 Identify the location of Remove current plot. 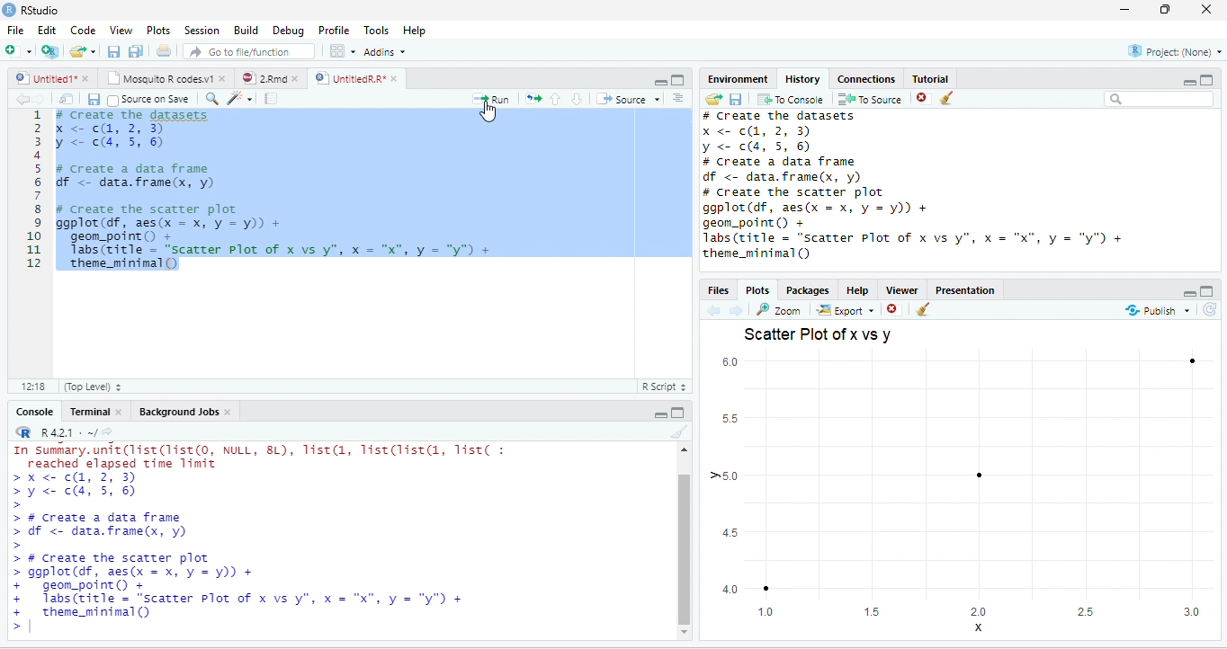
(893, 310).